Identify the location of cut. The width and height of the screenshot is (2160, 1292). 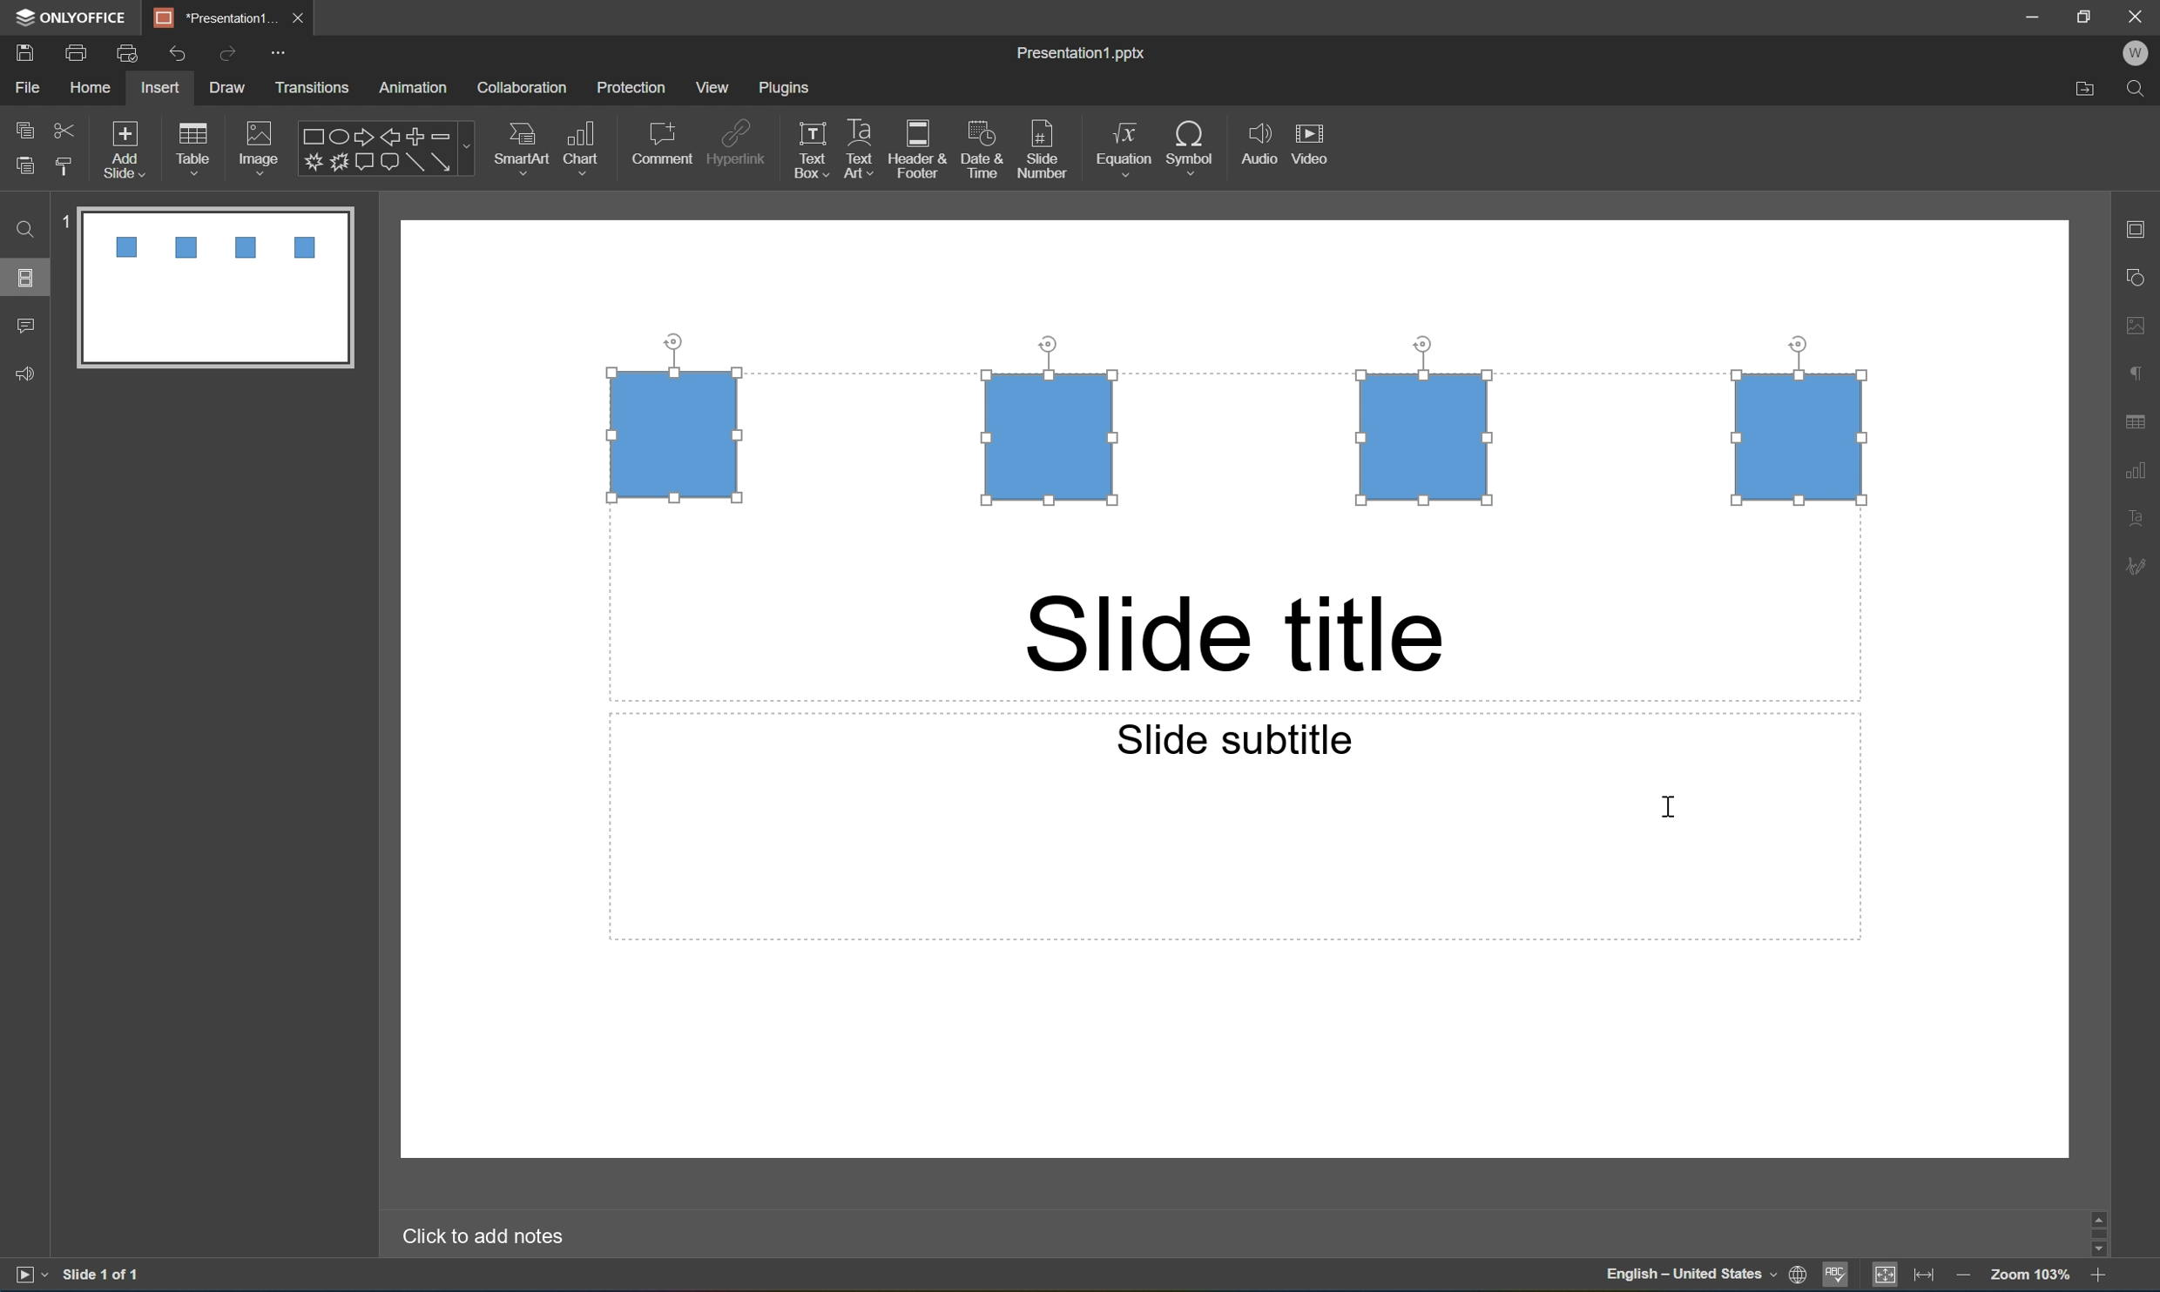
(64, 127).